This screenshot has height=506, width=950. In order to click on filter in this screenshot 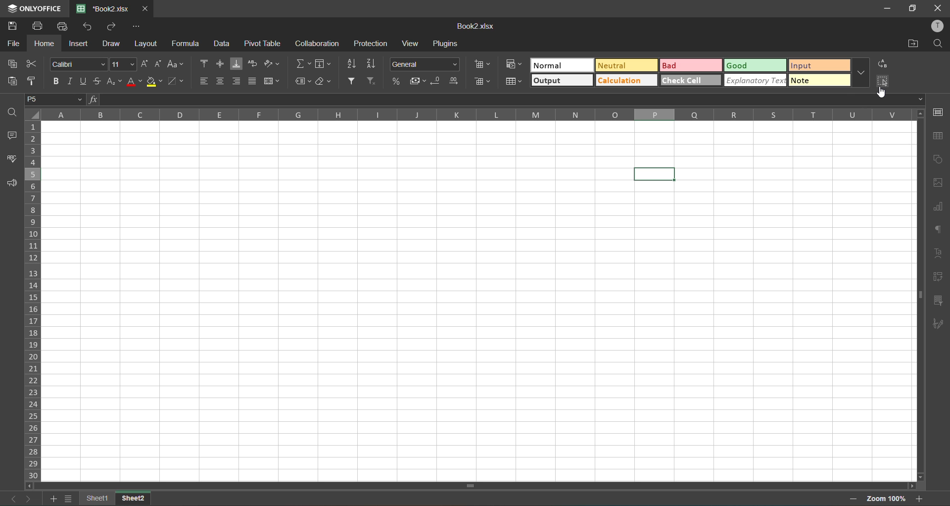, I will do `click(354, 81)`.